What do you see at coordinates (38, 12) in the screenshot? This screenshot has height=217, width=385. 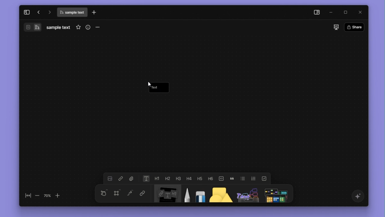 I see `go back` at bounding box center [38, 12].